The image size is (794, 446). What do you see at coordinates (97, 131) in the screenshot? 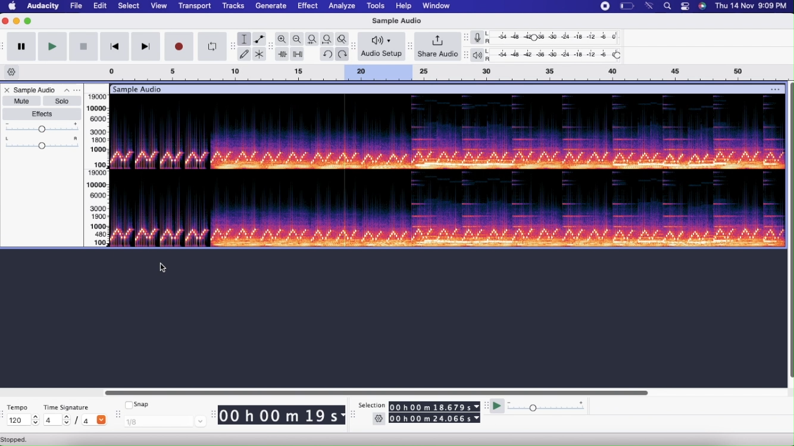
I see `Level Slider` at bounding box center [97, 131].